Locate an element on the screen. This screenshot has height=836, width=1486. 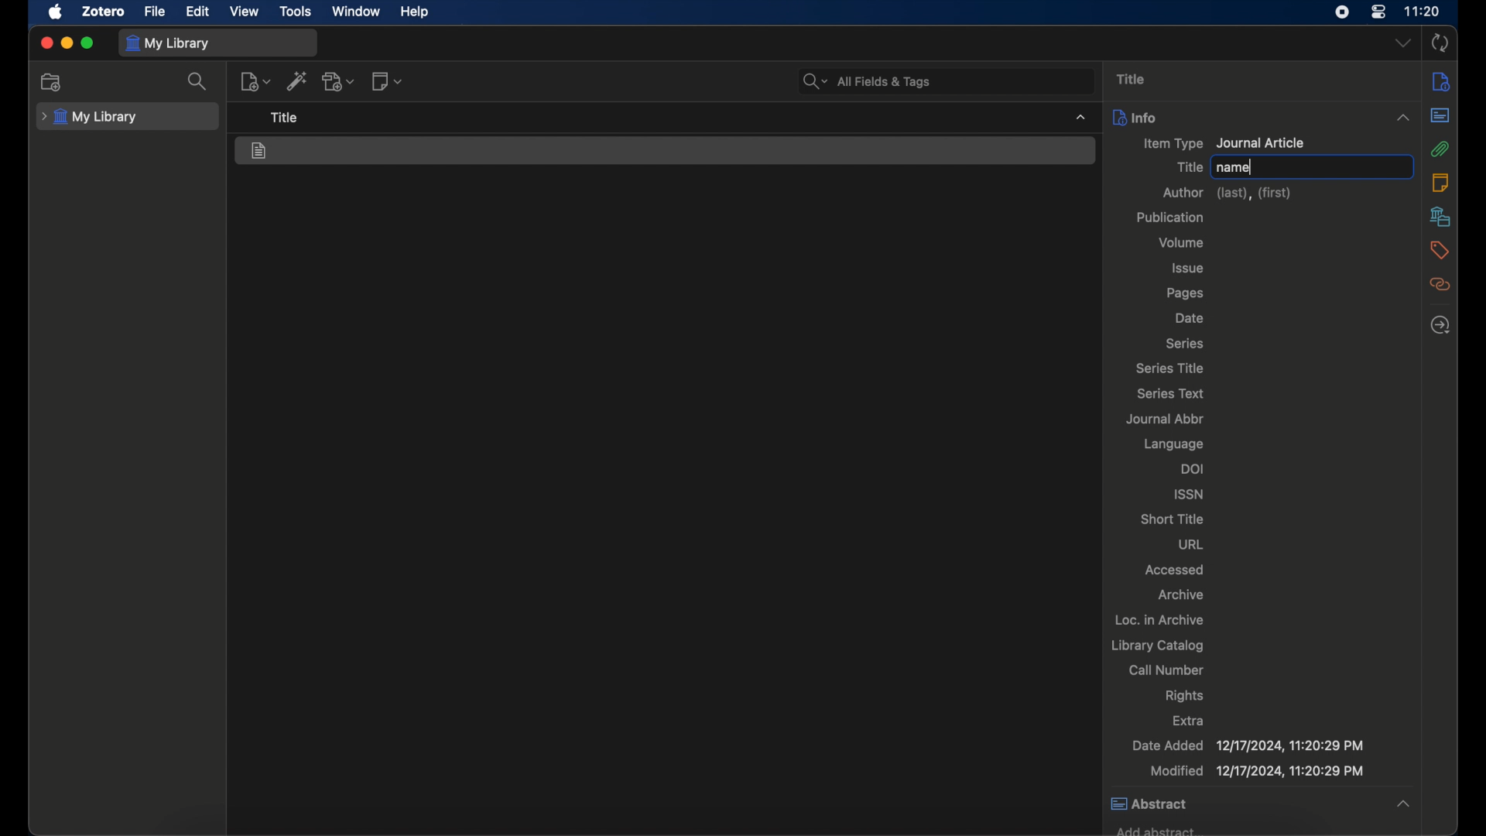
my library is located at coordinates (89, 117).